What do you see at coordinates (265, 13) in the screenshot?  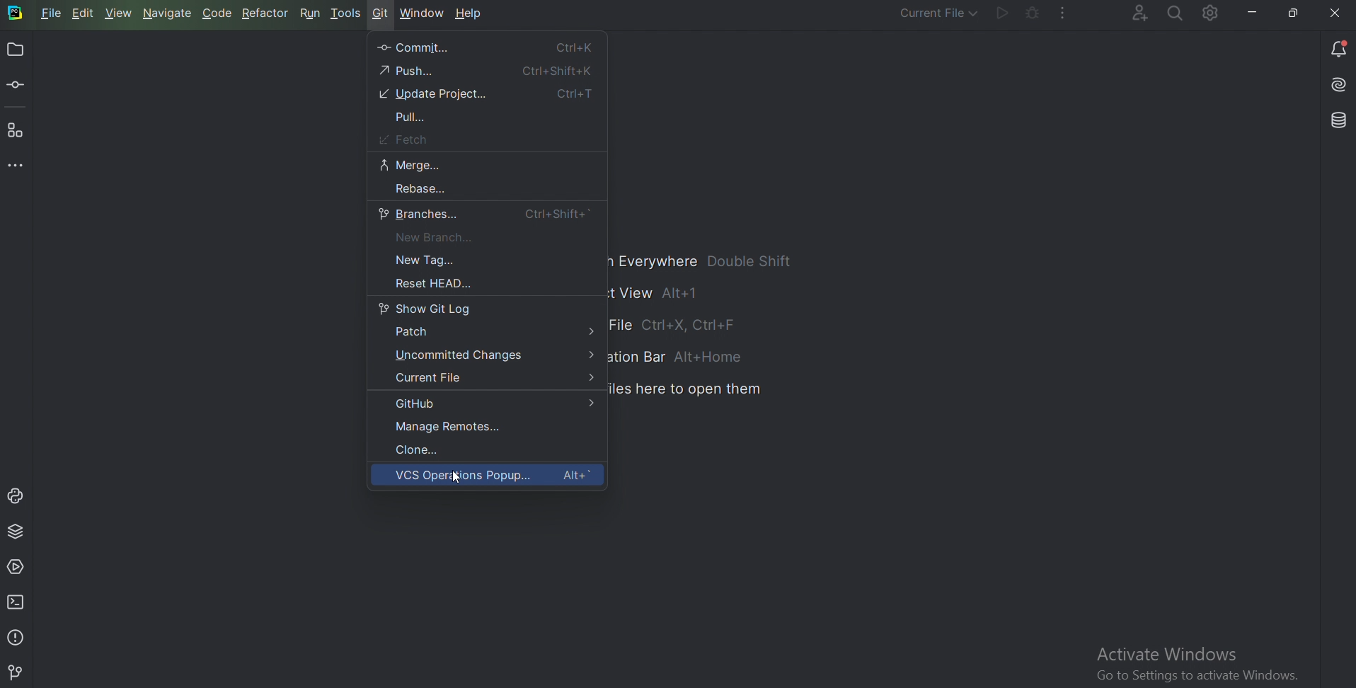 I see `Refactor` at bounding box center [265, 13].